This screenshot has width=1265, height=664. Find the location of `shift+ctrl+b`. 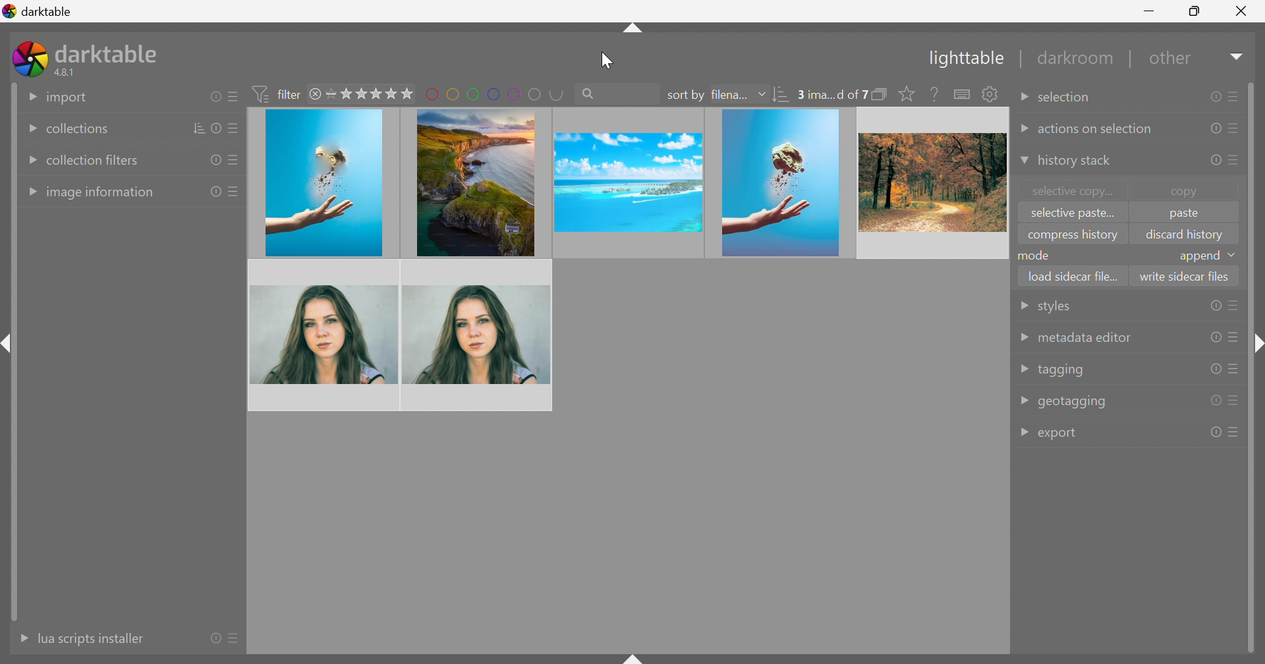

shift+ctrl+b is located at coordinates (634, 656).